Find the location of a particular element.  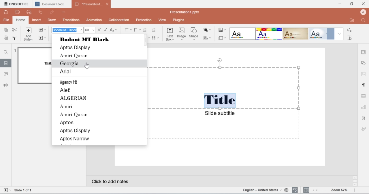

collaboration is located at coordinates (118, 20).